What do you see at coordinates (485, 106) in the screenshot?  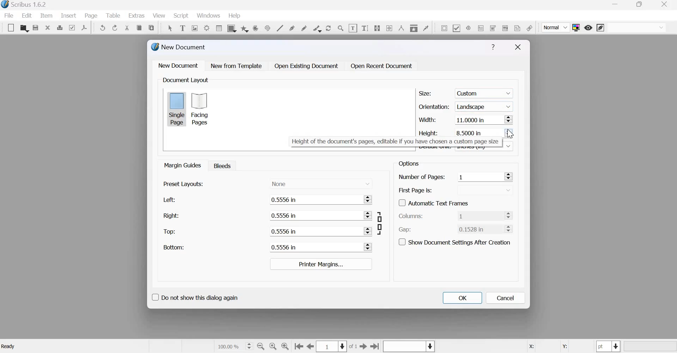 I see `Landscape` at bounding box center [485, 106].